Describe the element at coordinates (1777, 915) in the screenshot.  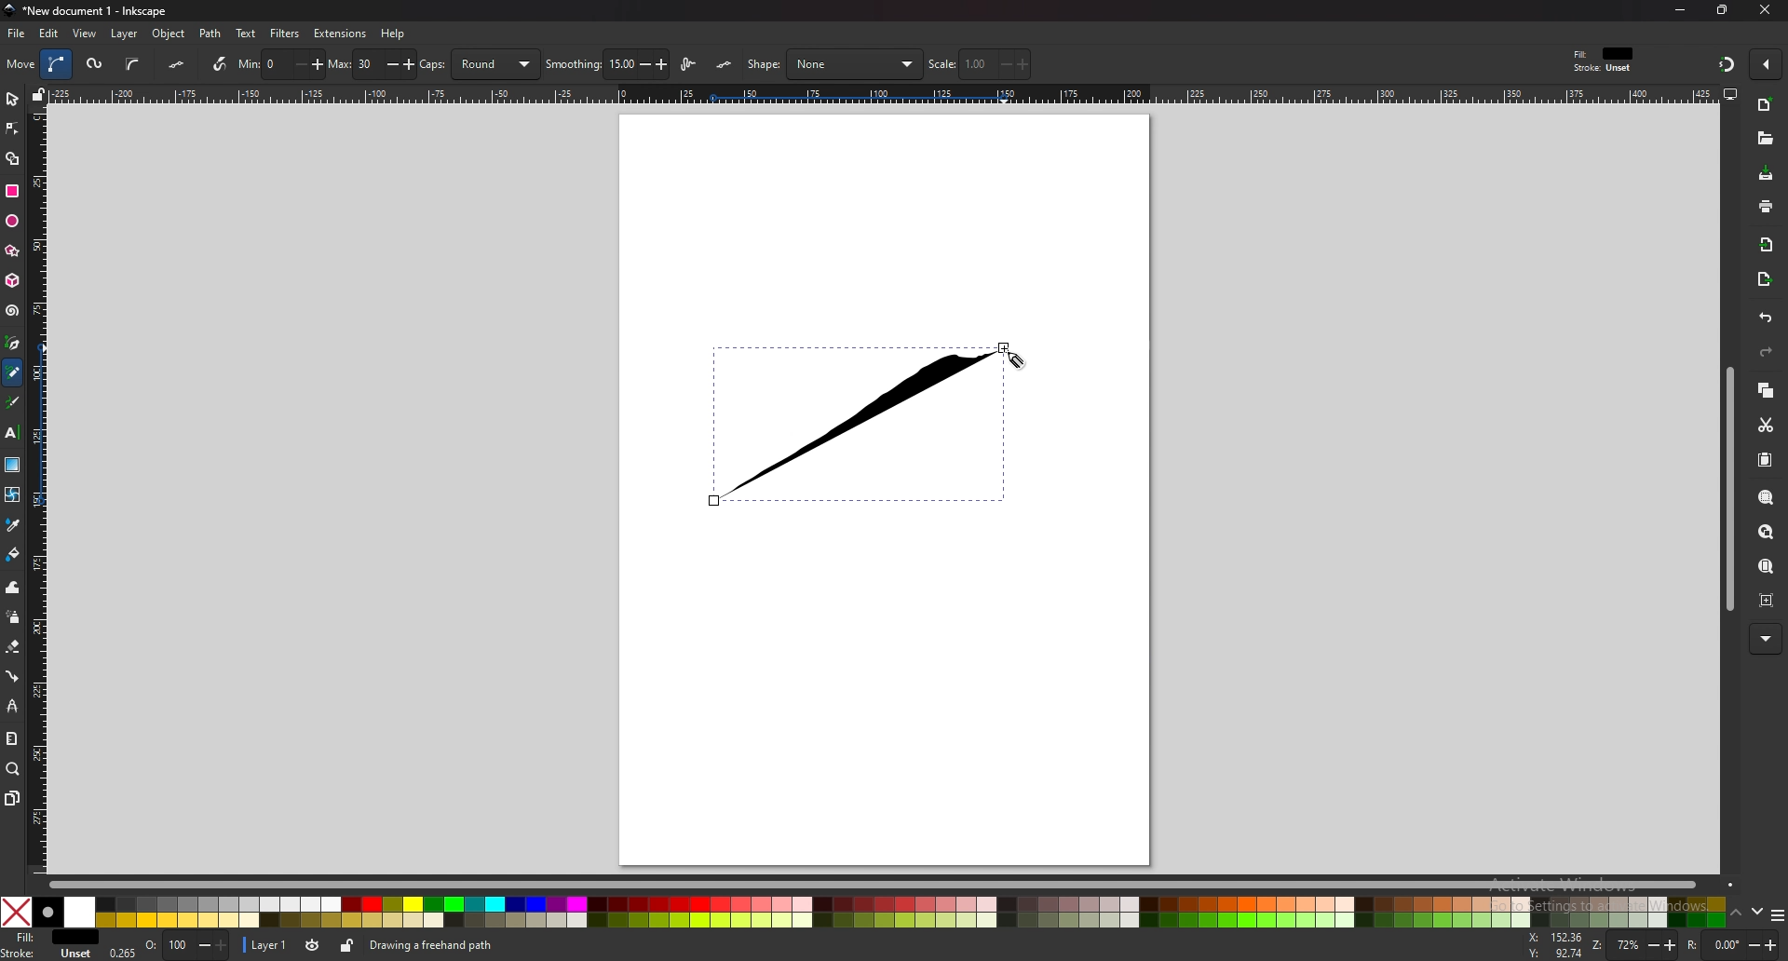
I see `more colors` at that location.